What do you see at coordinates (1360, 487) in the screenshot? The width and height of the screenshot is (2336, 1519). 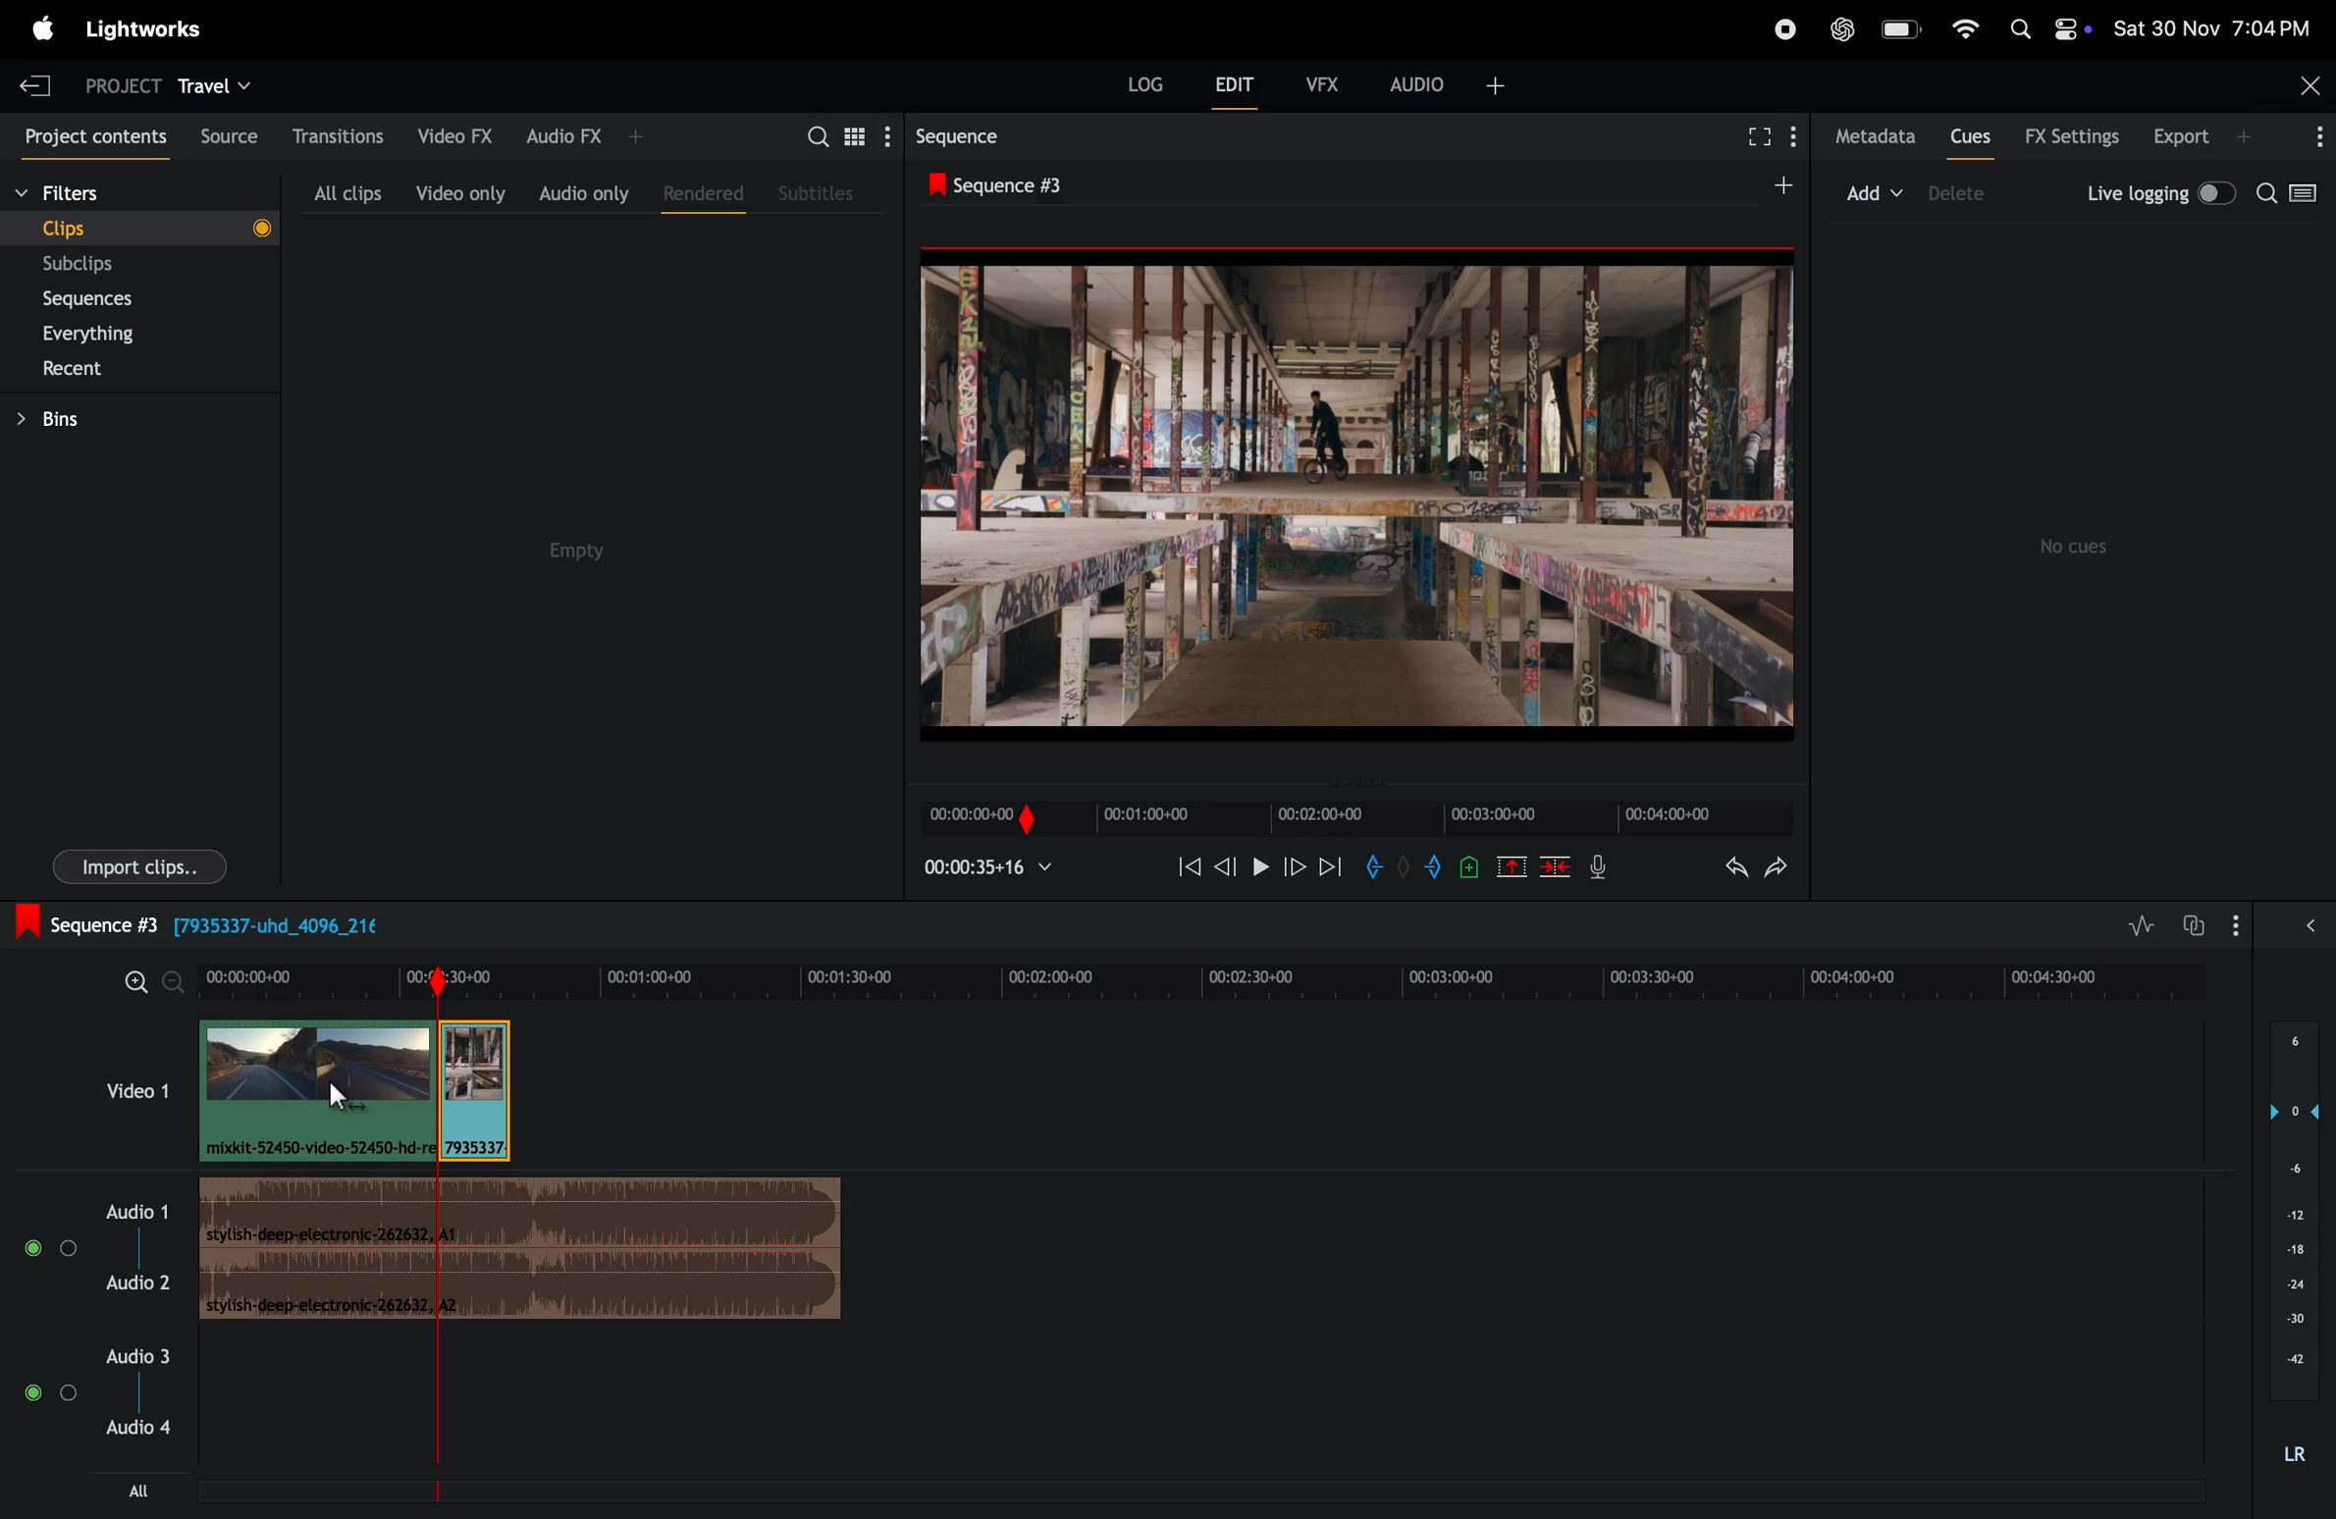 I see `output frame` at bounding box center [1360, 487].